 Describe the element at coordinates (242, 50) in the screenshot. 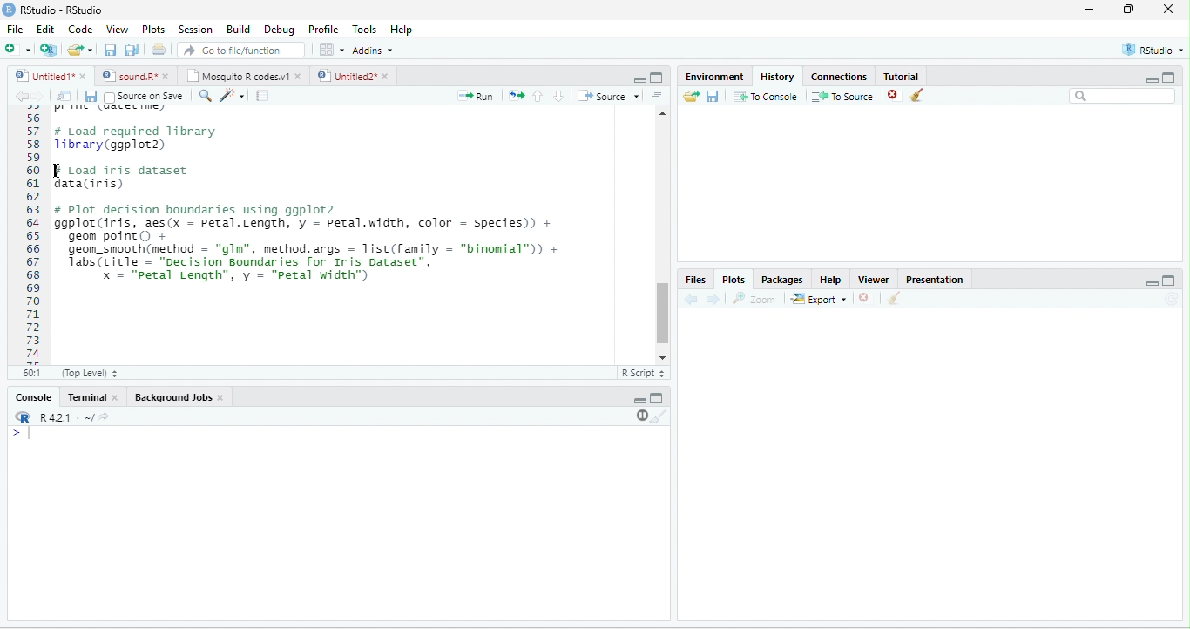

I see `search file` at that location.